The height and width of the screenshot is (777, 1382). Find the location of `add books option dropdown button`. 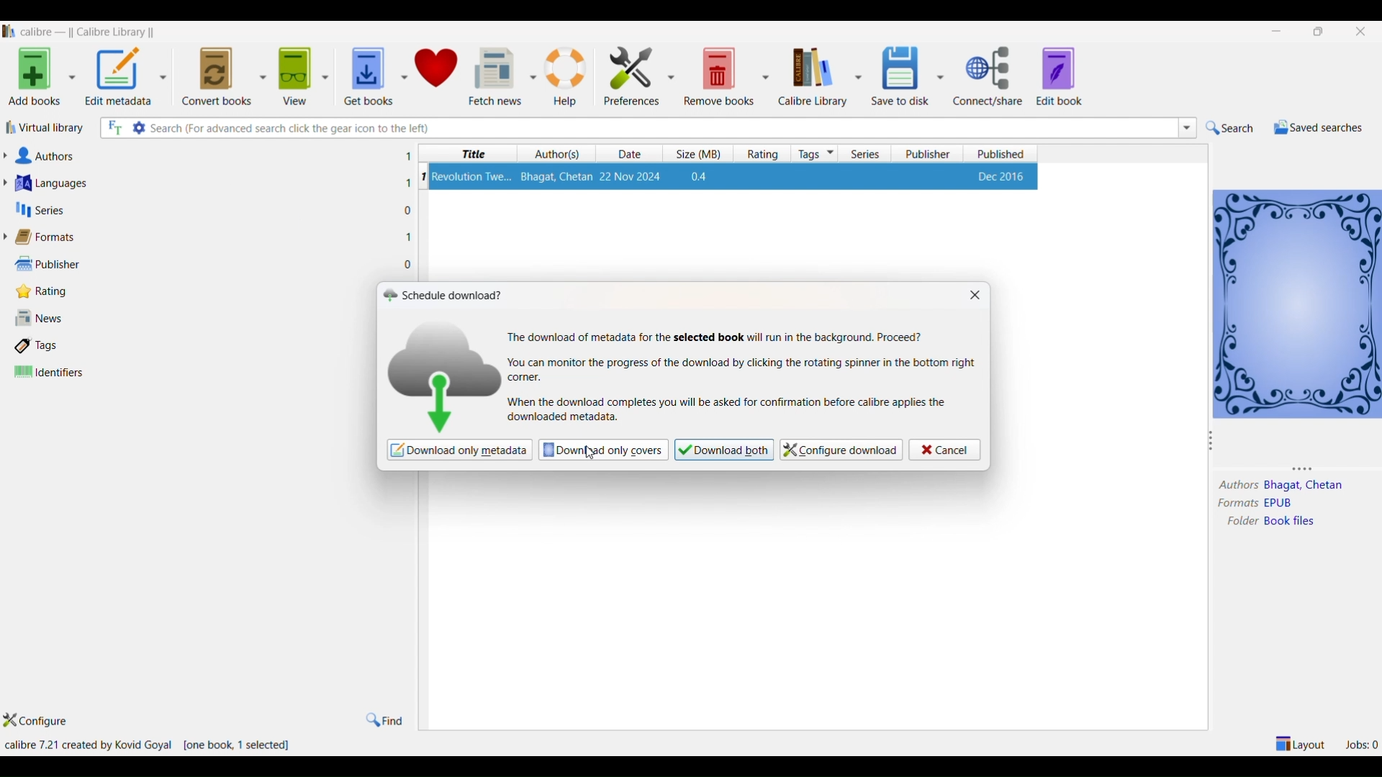

add books option dropdown button is located at coordinates (72, 79).